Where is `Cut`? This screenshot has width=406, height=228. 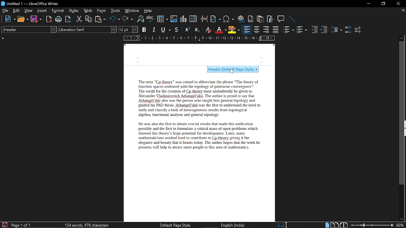
Cut is located at coordinates (79, 19).